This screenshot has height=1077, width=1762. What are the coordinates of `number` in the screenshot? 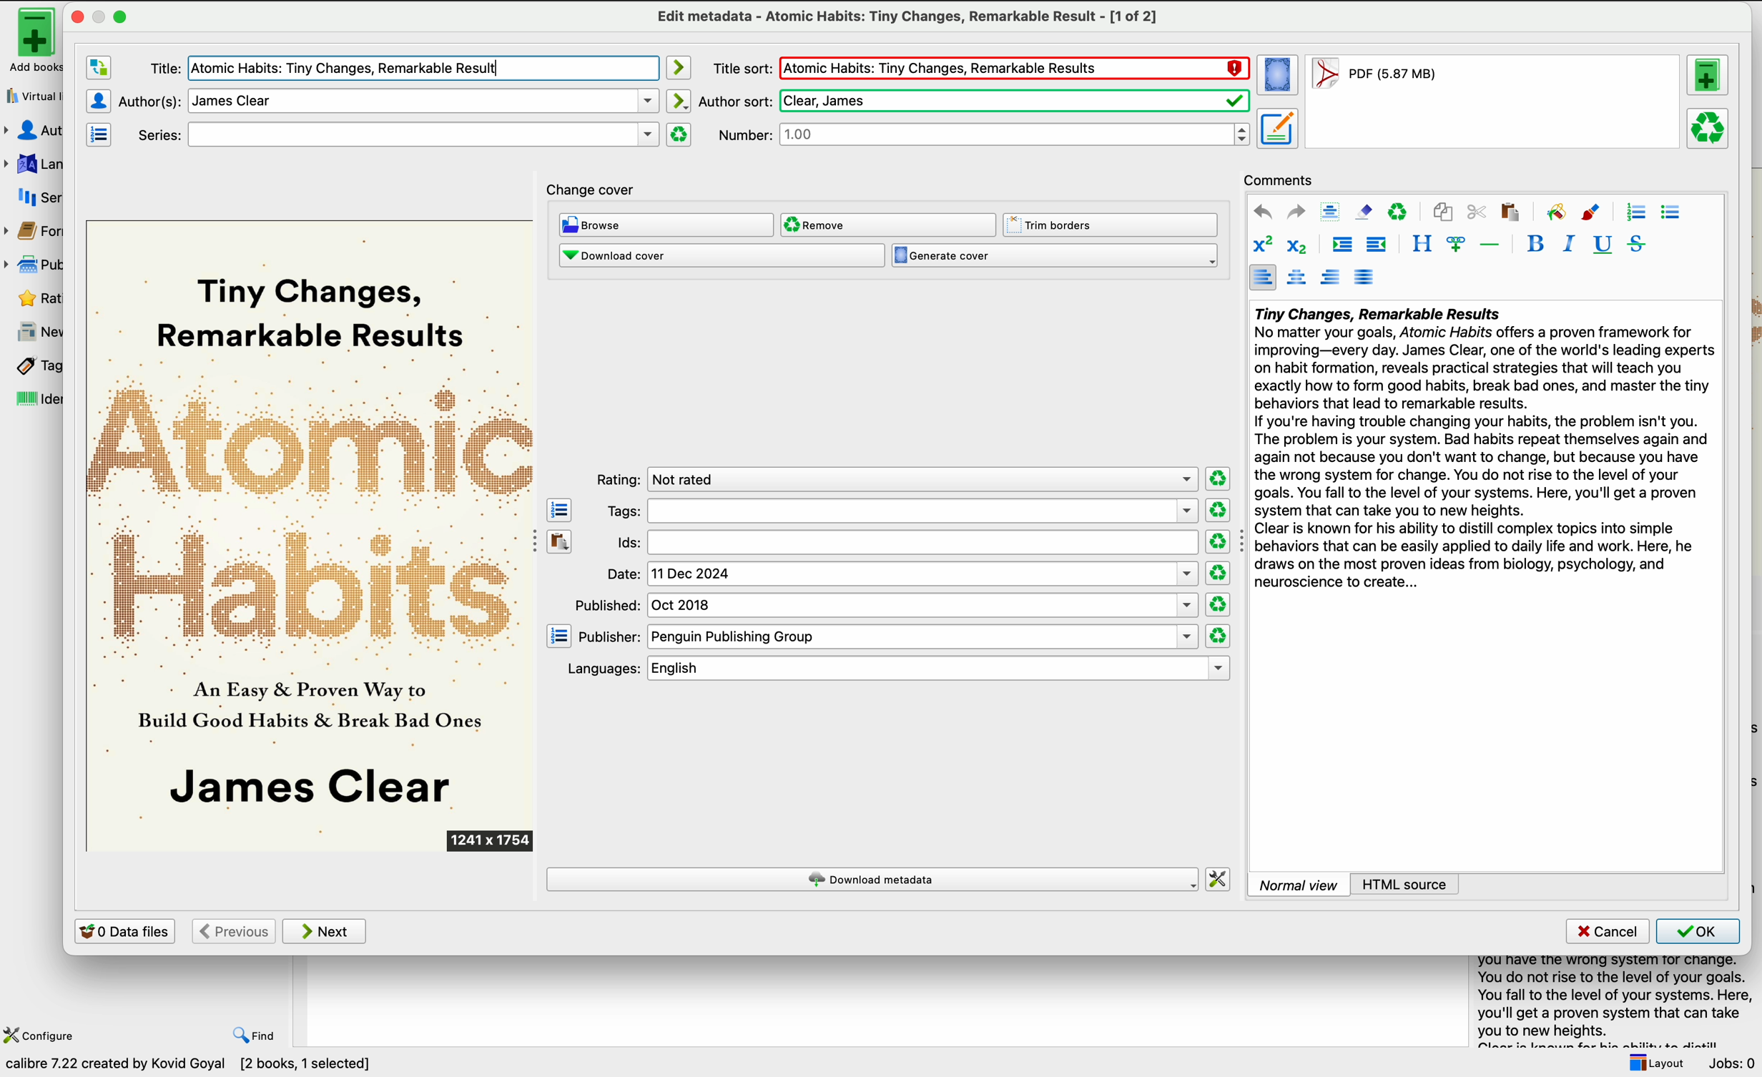 It's located at (985, 135).